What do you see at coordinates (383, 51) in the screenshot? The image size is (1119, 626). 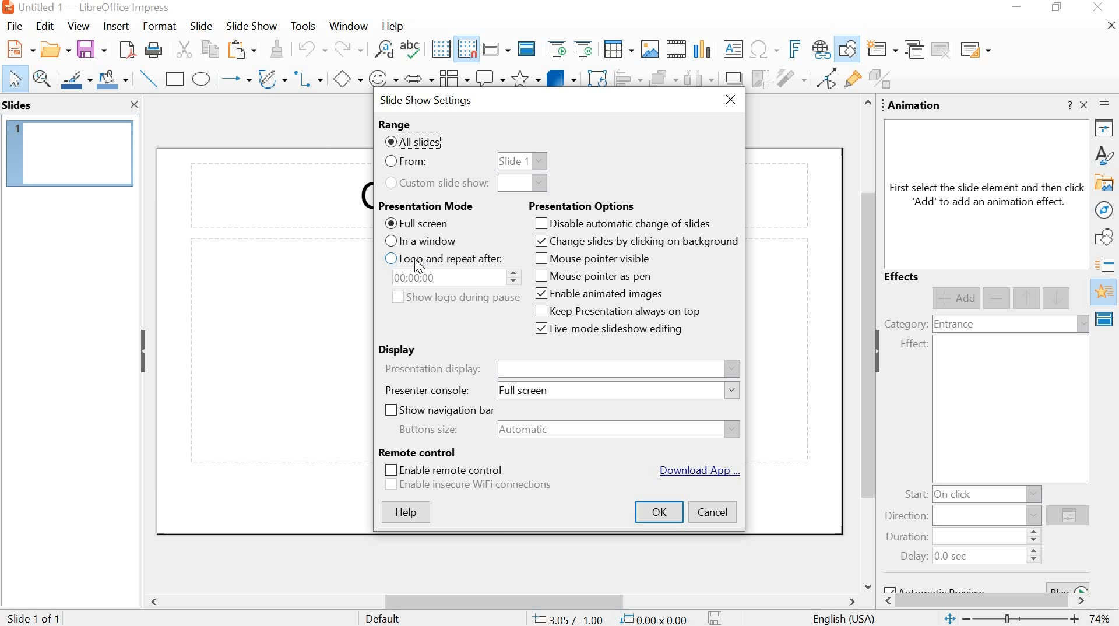 I see `find` at bounding box center [383, 51].